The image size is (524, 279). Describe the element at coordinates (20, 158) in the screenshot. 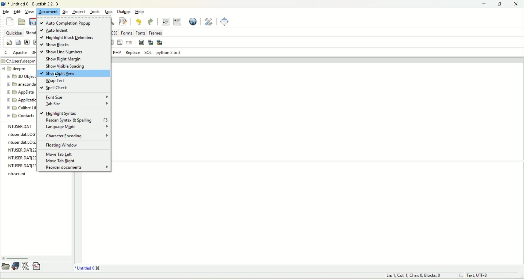

I see `NTUSER.DAT{221283a0-2361-11ee-` at that location.